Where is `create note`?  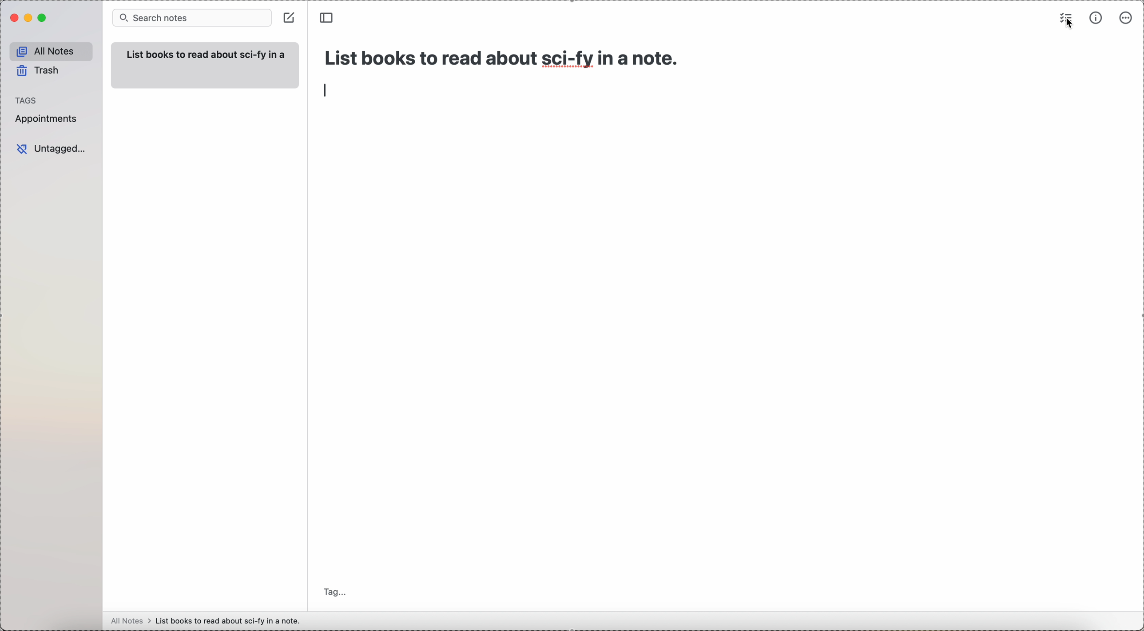 create note is located at coordinates (290, 16).